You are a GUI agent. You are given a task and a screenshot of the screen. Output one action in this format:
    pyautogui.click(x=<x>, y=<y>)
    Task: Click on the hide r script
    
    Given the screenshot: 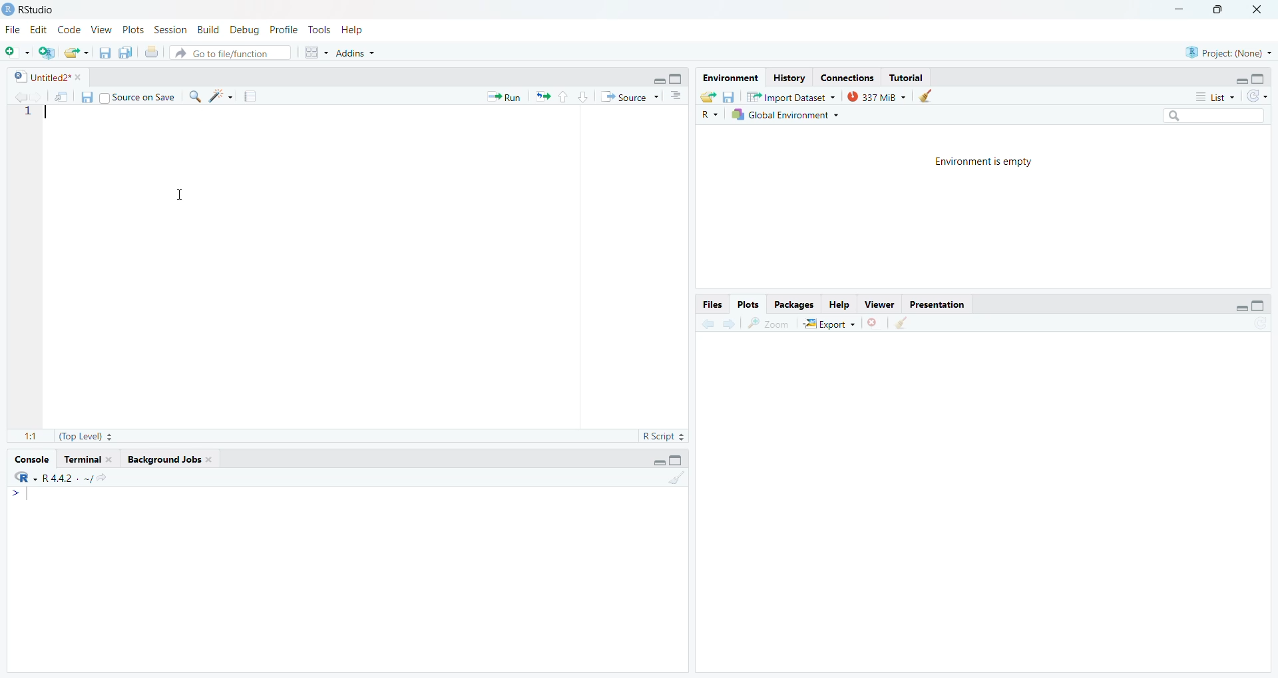 What is the action you would take?
    pyautogui.click(x=1236, y=307)
    